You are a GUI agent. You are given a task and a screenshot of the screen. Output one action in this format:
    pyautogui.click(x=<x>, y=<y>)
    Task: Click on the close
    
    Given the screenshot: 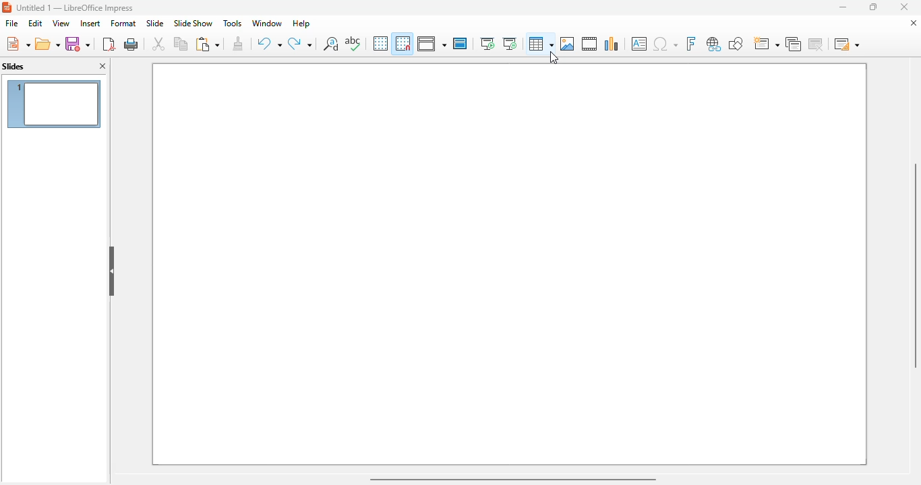 What is the action you would take?
    pyautogui.click(x=903, y=6)
    